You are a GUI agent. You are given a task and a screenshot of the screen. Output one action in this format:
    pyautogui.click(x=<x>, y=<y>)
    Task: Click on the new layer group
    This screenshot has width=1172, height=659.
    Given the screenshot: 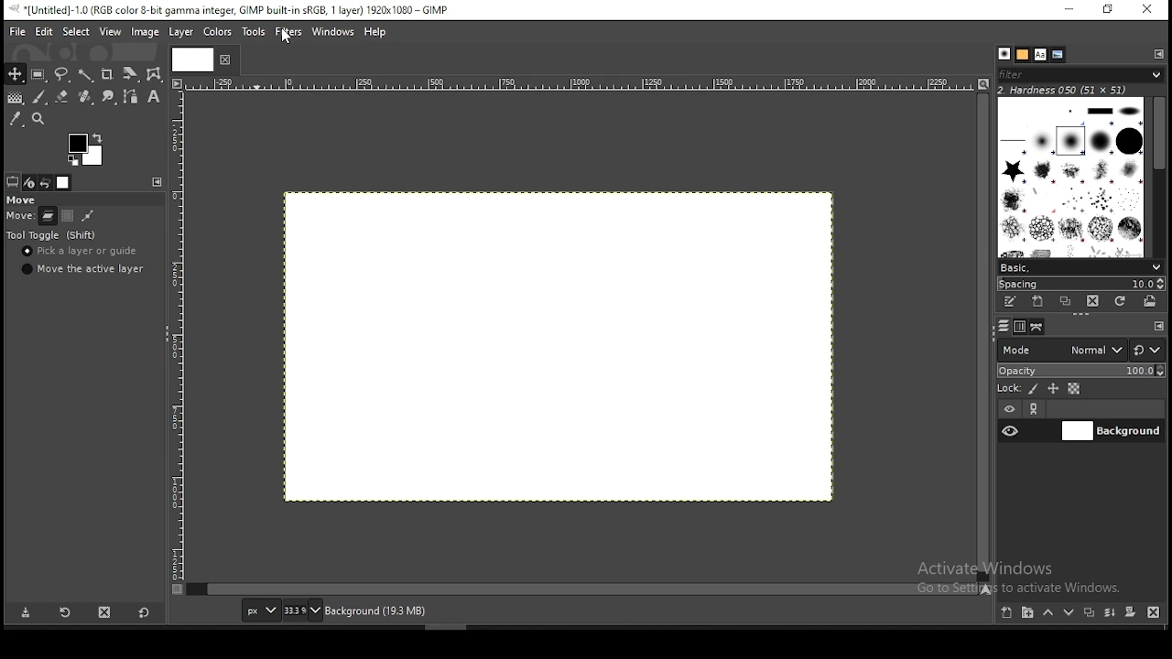 What is the action you would take?
    pyautogui.click(x=1031, y=612)
    